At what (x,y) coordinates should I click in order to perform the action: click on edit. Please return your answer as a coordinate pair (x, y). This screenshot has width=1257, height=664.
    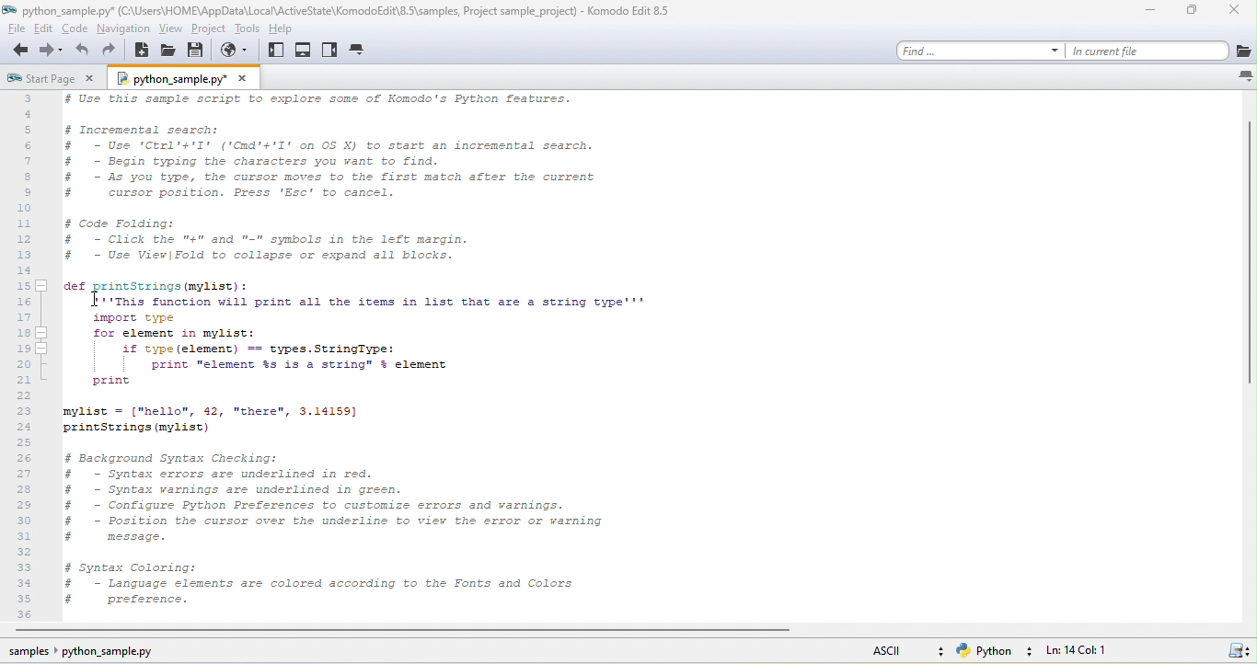
    Looking at the image, I should click on (46, 30).